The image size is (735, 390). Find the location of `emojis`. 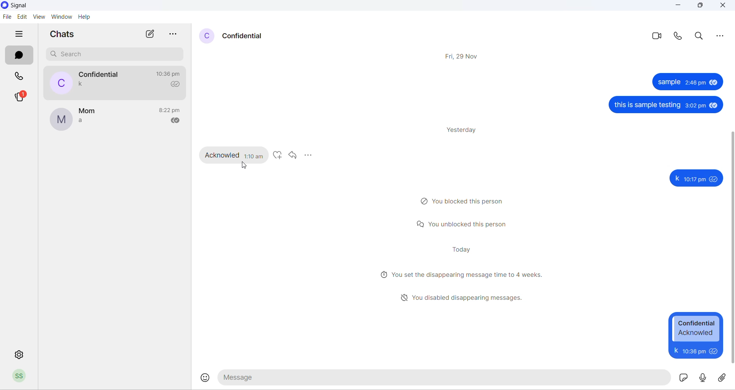

emojis is located at coordinates (206, 378).